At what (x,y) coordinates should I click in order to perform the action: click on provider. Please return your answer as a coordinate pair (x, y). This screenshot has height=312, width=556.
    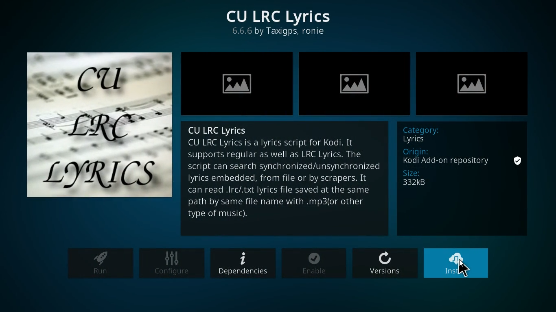
    Looking at the image, I should click on (278, 33).